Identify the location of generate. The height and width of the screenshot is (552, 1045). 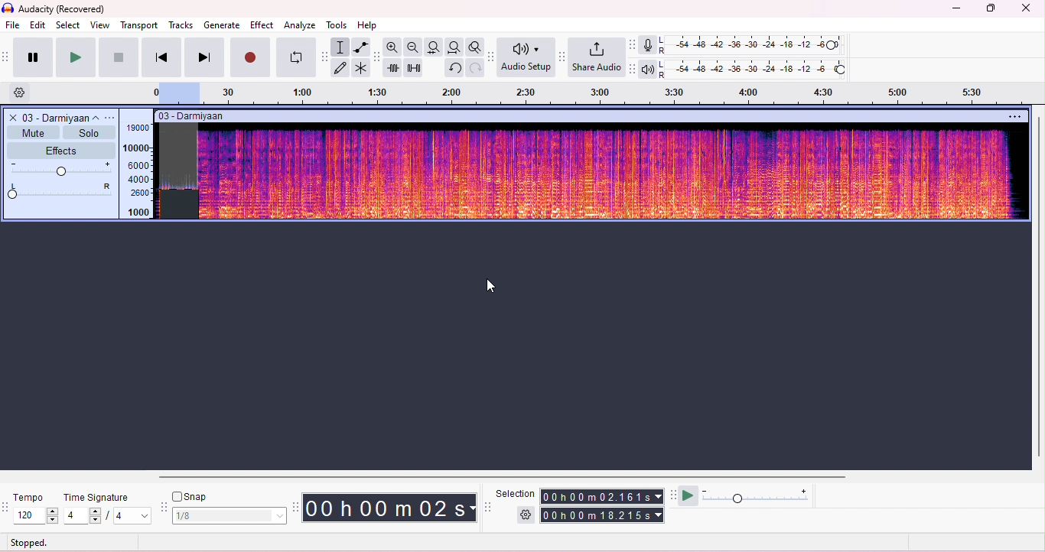
(223, 25).